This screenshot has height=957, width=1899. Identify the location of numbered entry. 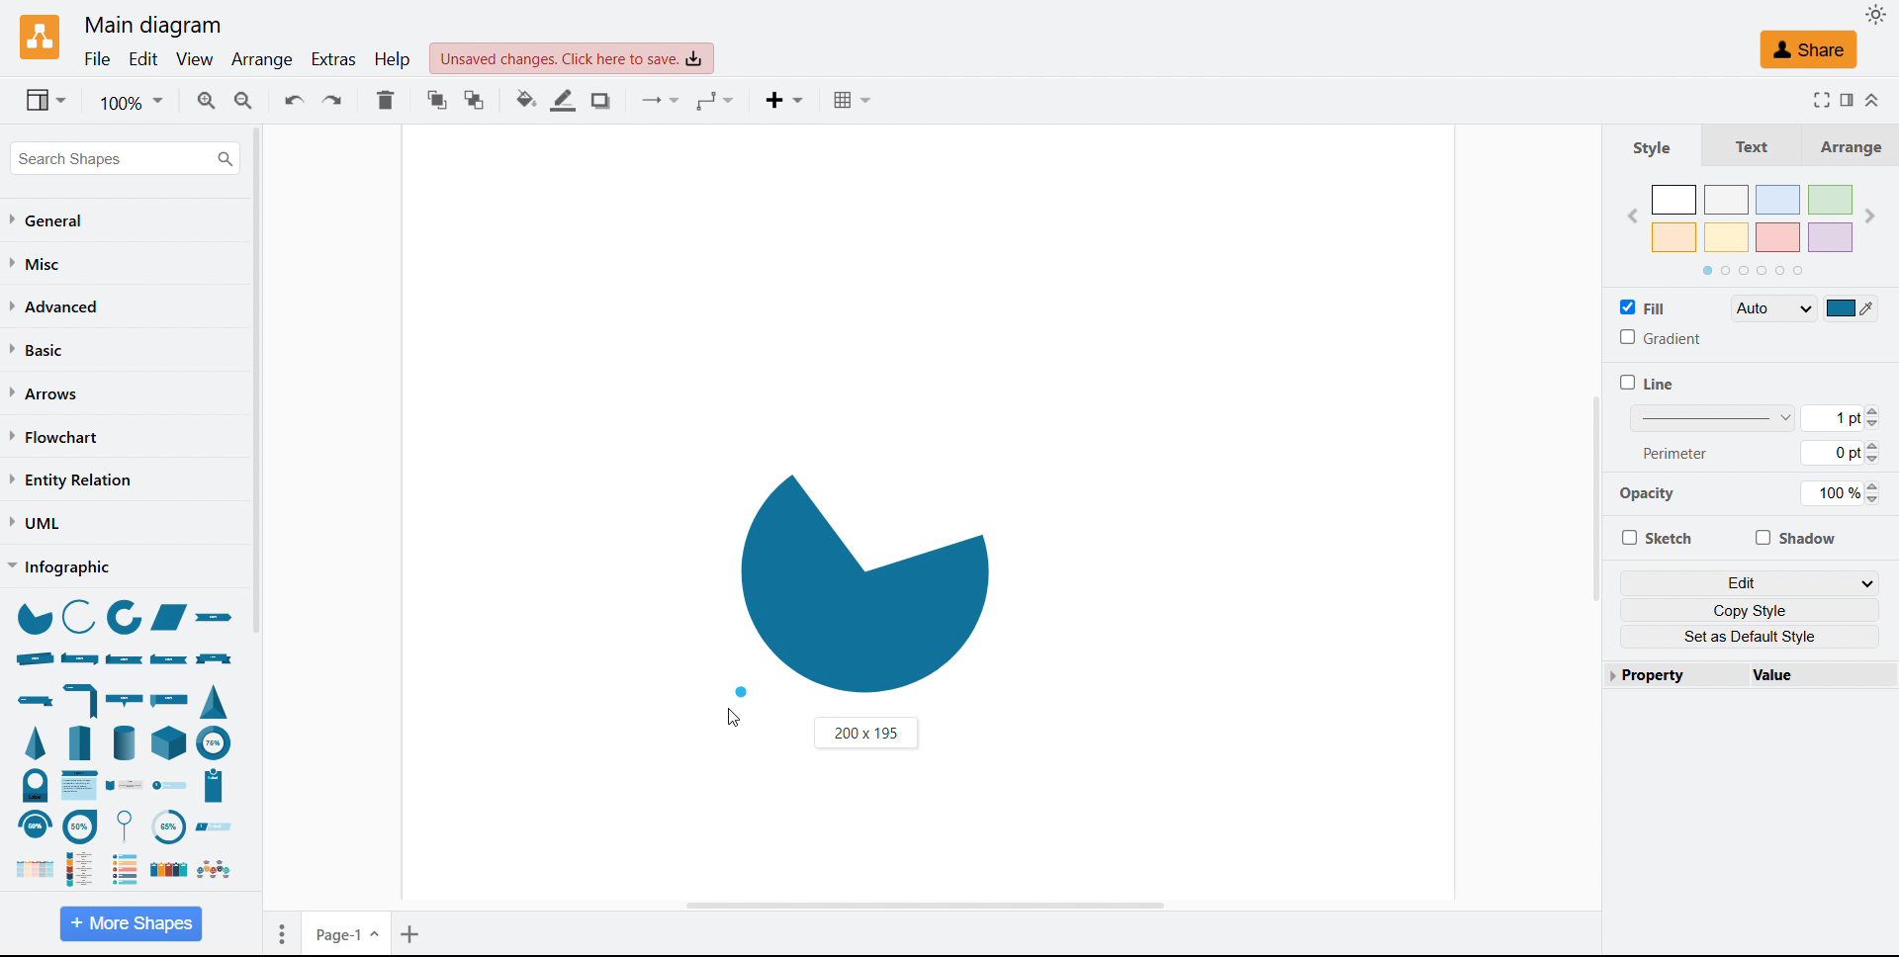
(170, 786).